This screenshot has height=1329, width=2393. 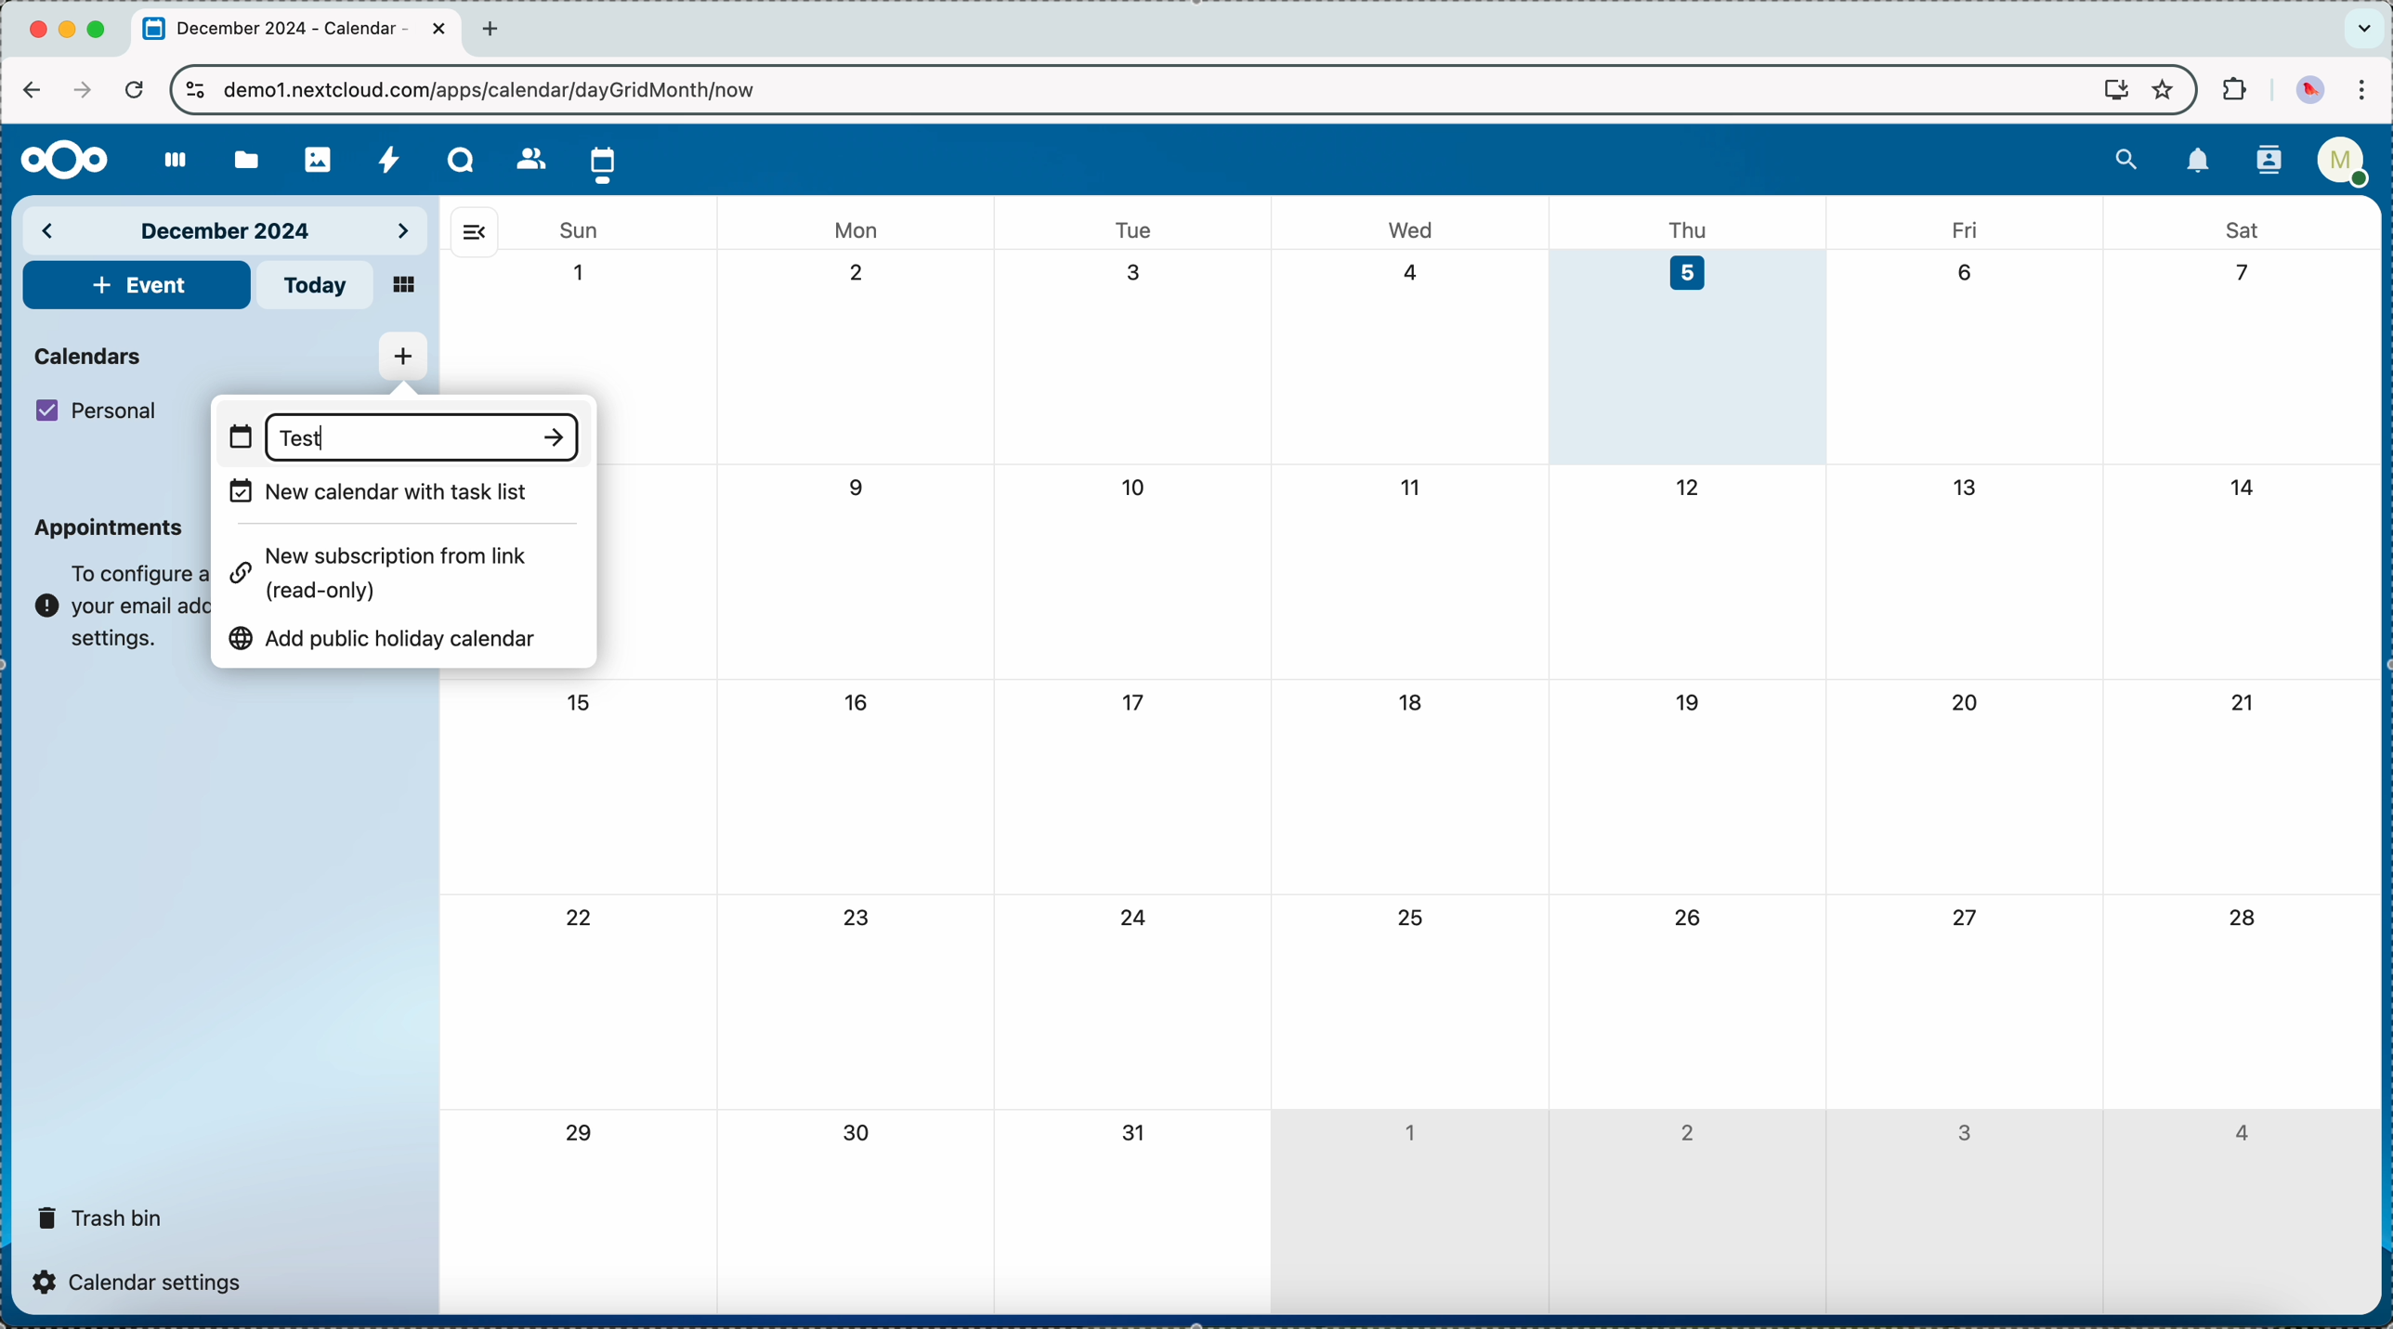 I want to click on day 5 selected, so click(x=1689, y=358).